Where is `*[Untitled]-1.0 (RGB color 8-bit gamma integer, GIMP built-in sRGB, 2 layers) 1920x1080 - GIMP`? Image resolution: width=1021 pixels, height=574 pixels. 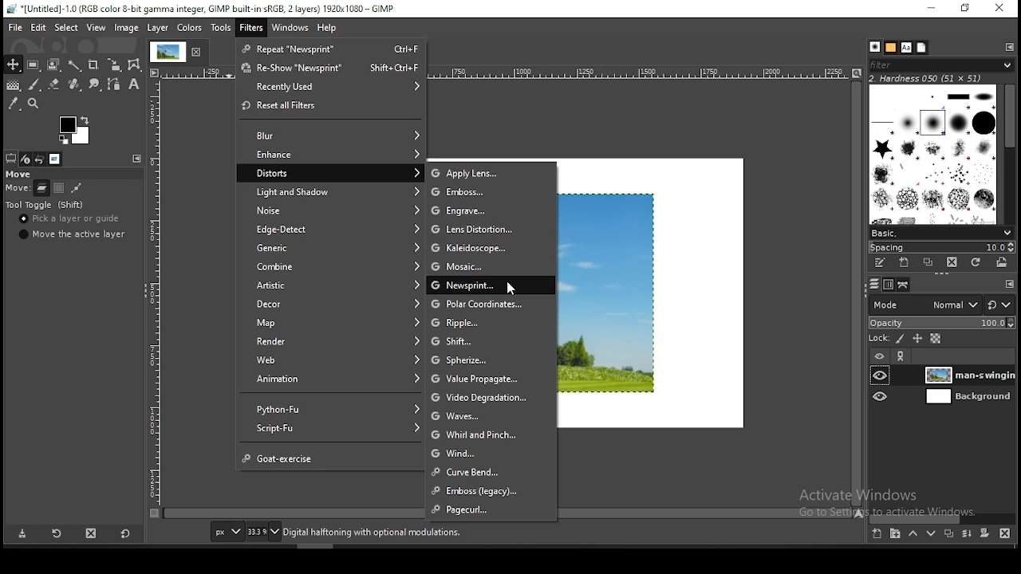 *[Untitled]-1.0 (RGB color 8-bit gamma integer, GIMP built-in sRGB, 2 layers) 1920x1080 - GIMP is located at coordinates (214, 9).